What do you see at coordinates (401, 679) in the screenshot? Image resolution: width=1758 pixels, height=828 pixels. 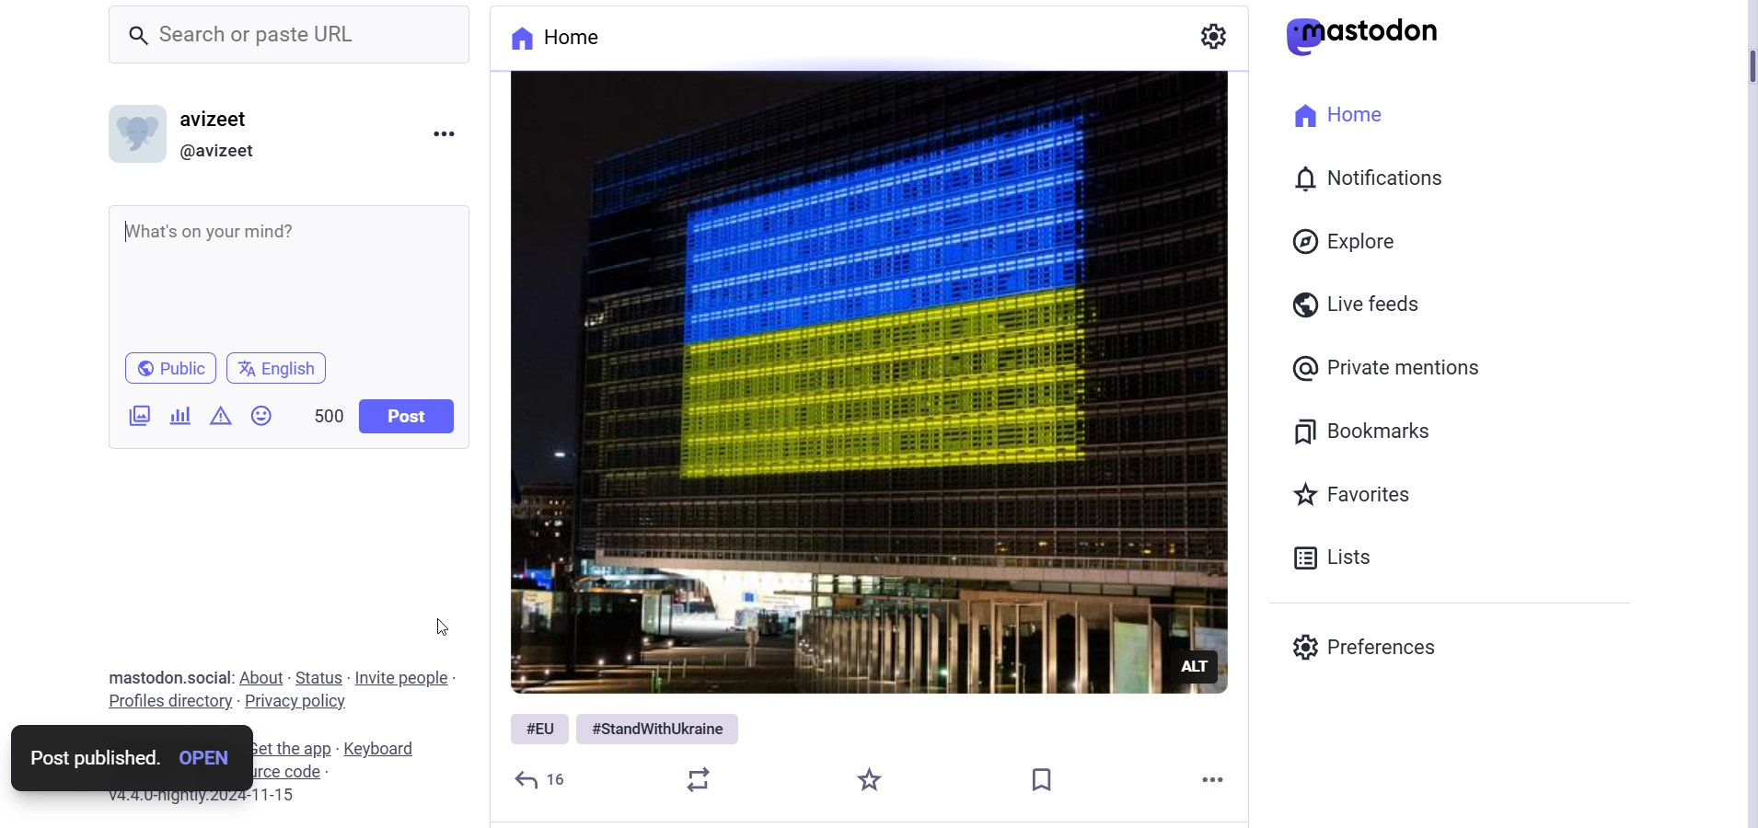 I see `Invite People` at bounding box center [401, 679].